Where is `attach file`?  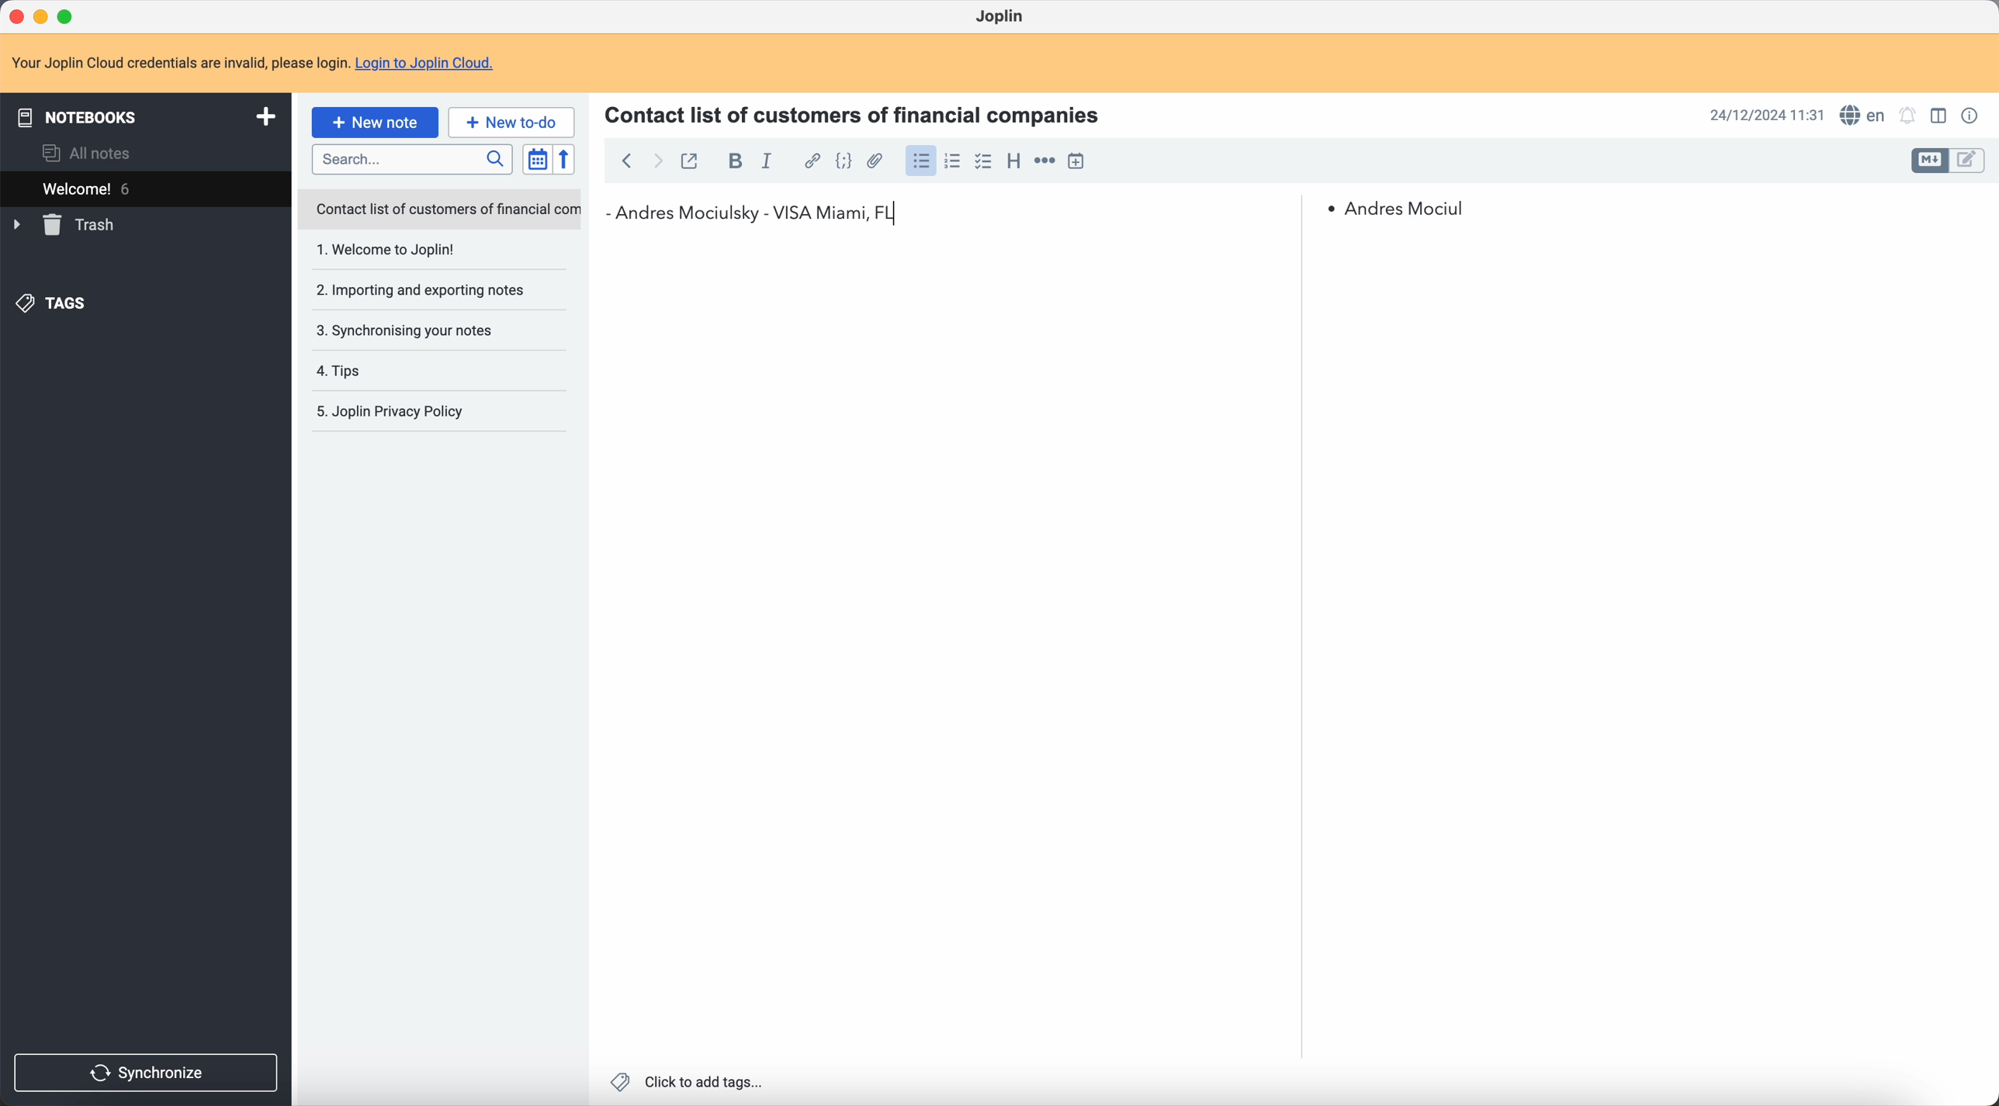 attach file is located at coordinates (876, 161).